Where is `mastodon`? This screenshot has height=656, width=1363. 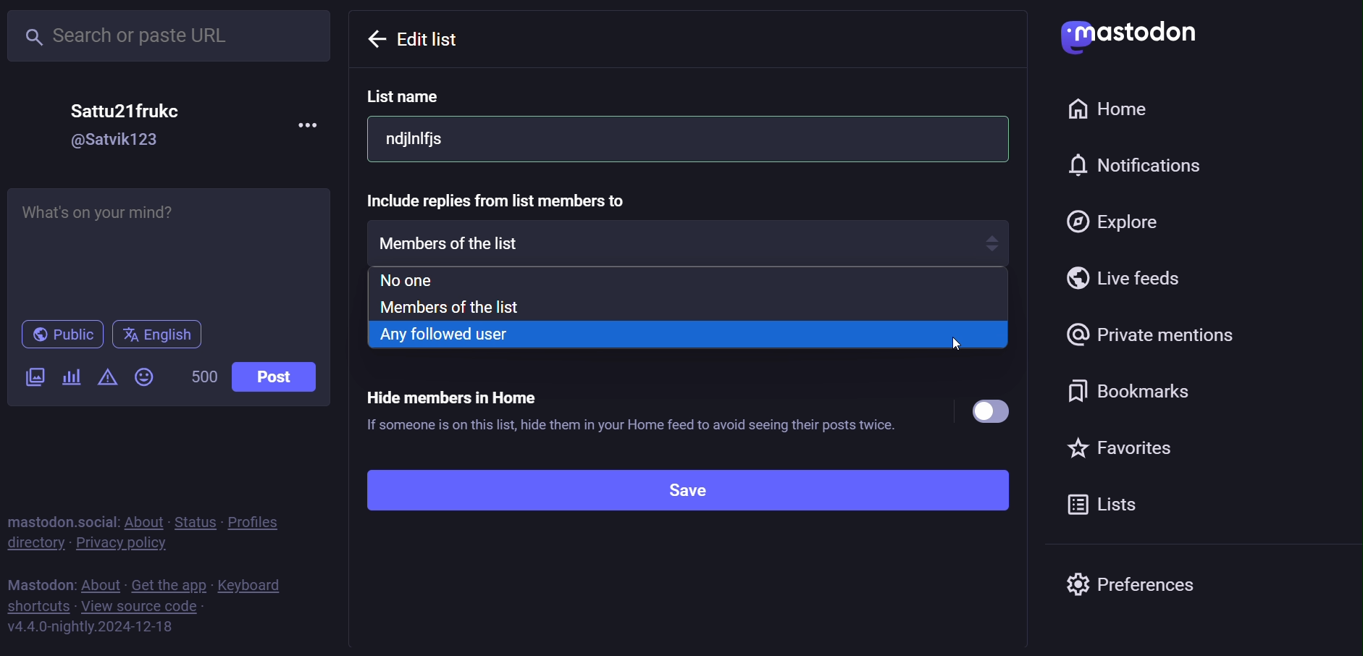
mastodon is located at coordinates (38, 583).